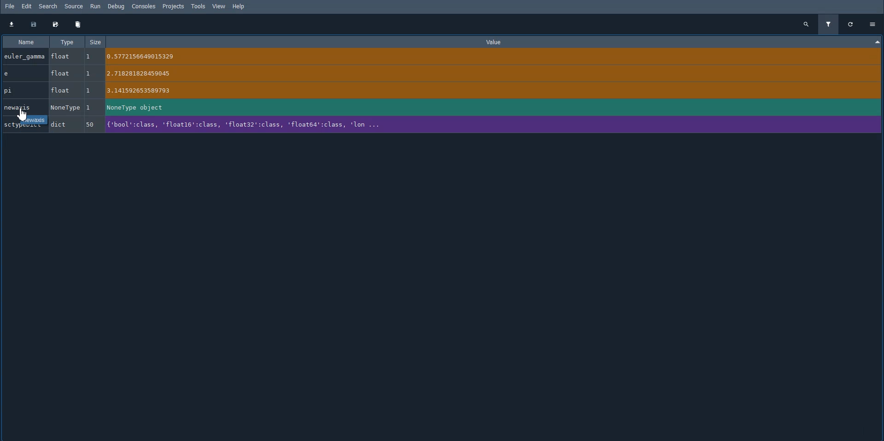 The height and width of the screenshot is (441, 884). Describe the element at coordinates (443, 56) in the screenshot. I see `euler_gamma` at that location.